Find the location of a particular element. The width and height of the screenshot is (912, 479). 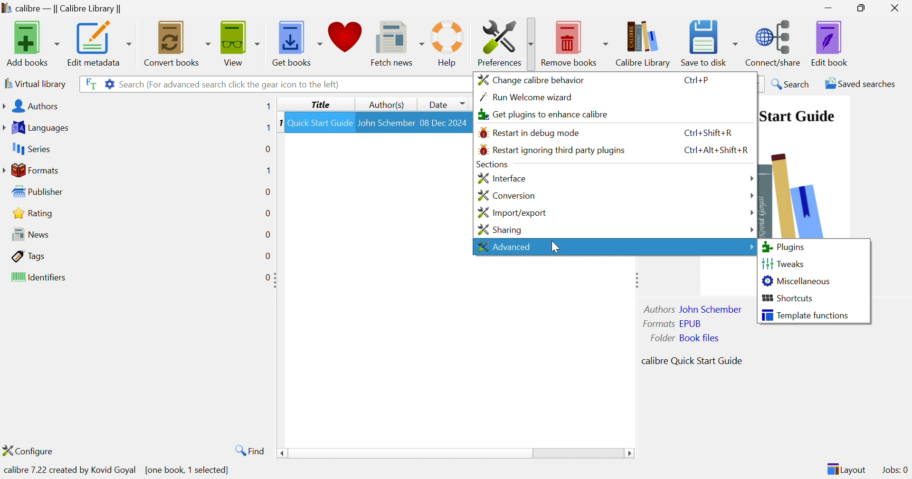

Publisher is located at coordinates (40, 192).